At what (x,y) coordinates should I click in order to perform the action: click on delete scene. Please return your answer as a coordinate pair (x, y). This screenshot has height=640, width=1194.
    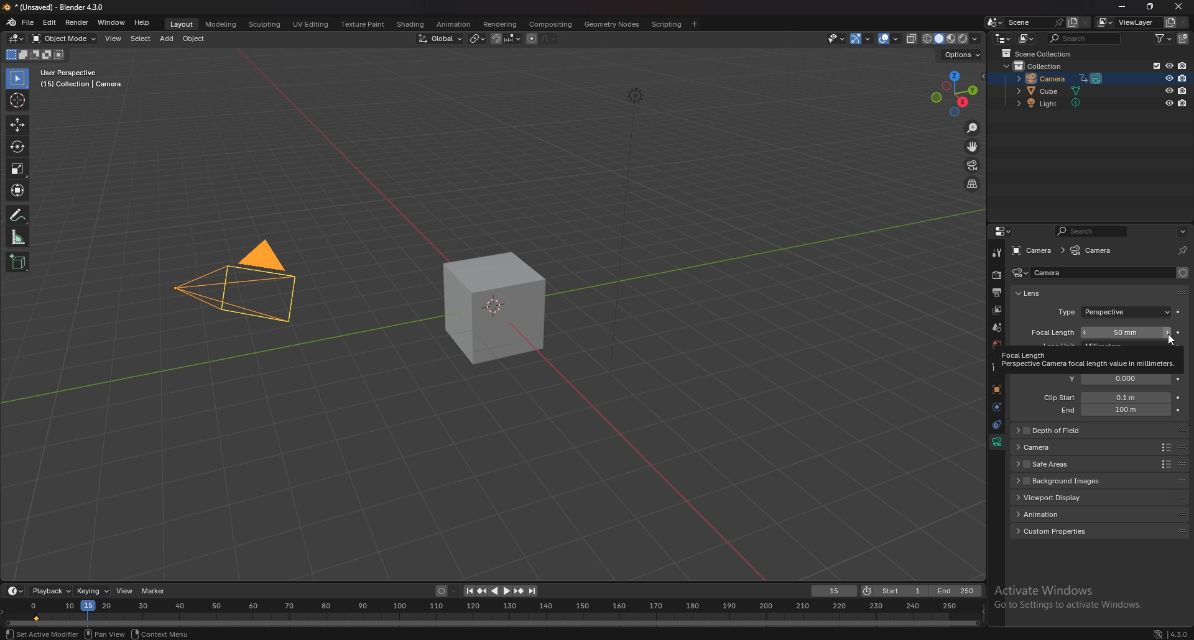
    Looking at the image, I should click on (1086, 22).